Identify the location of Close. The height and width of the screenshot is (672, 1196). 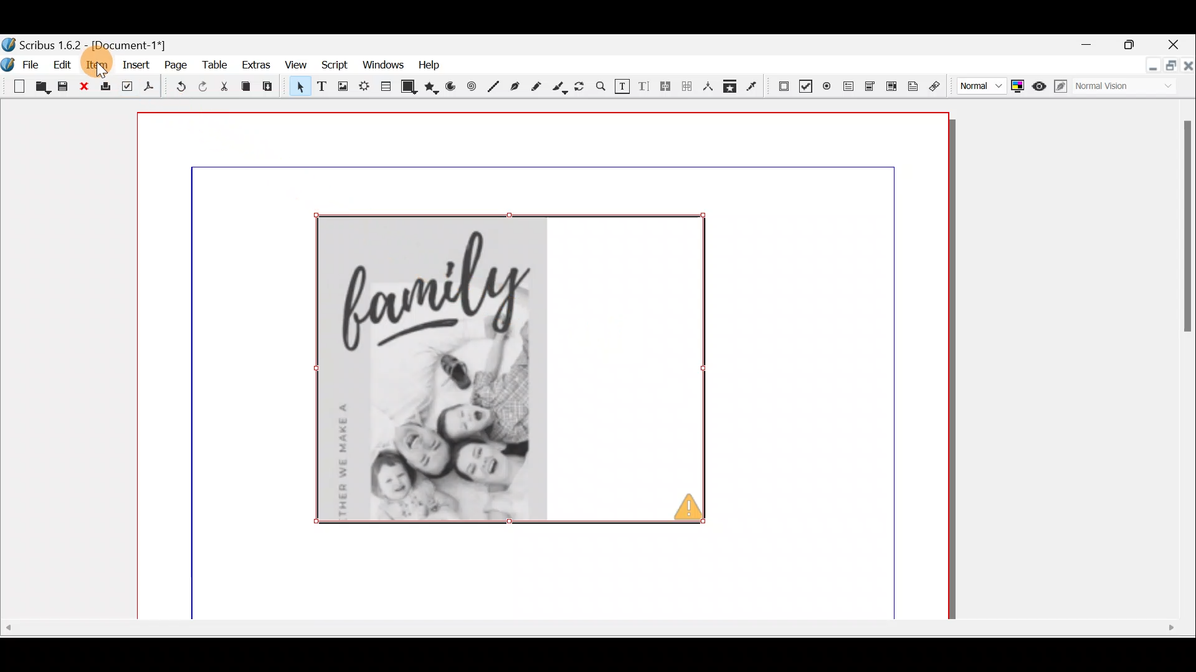
(1178, 42).